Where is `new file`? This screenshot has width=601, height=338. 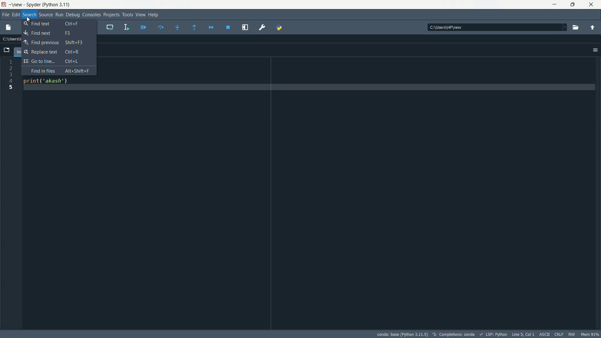
new file is located at coordinates (9, 28).